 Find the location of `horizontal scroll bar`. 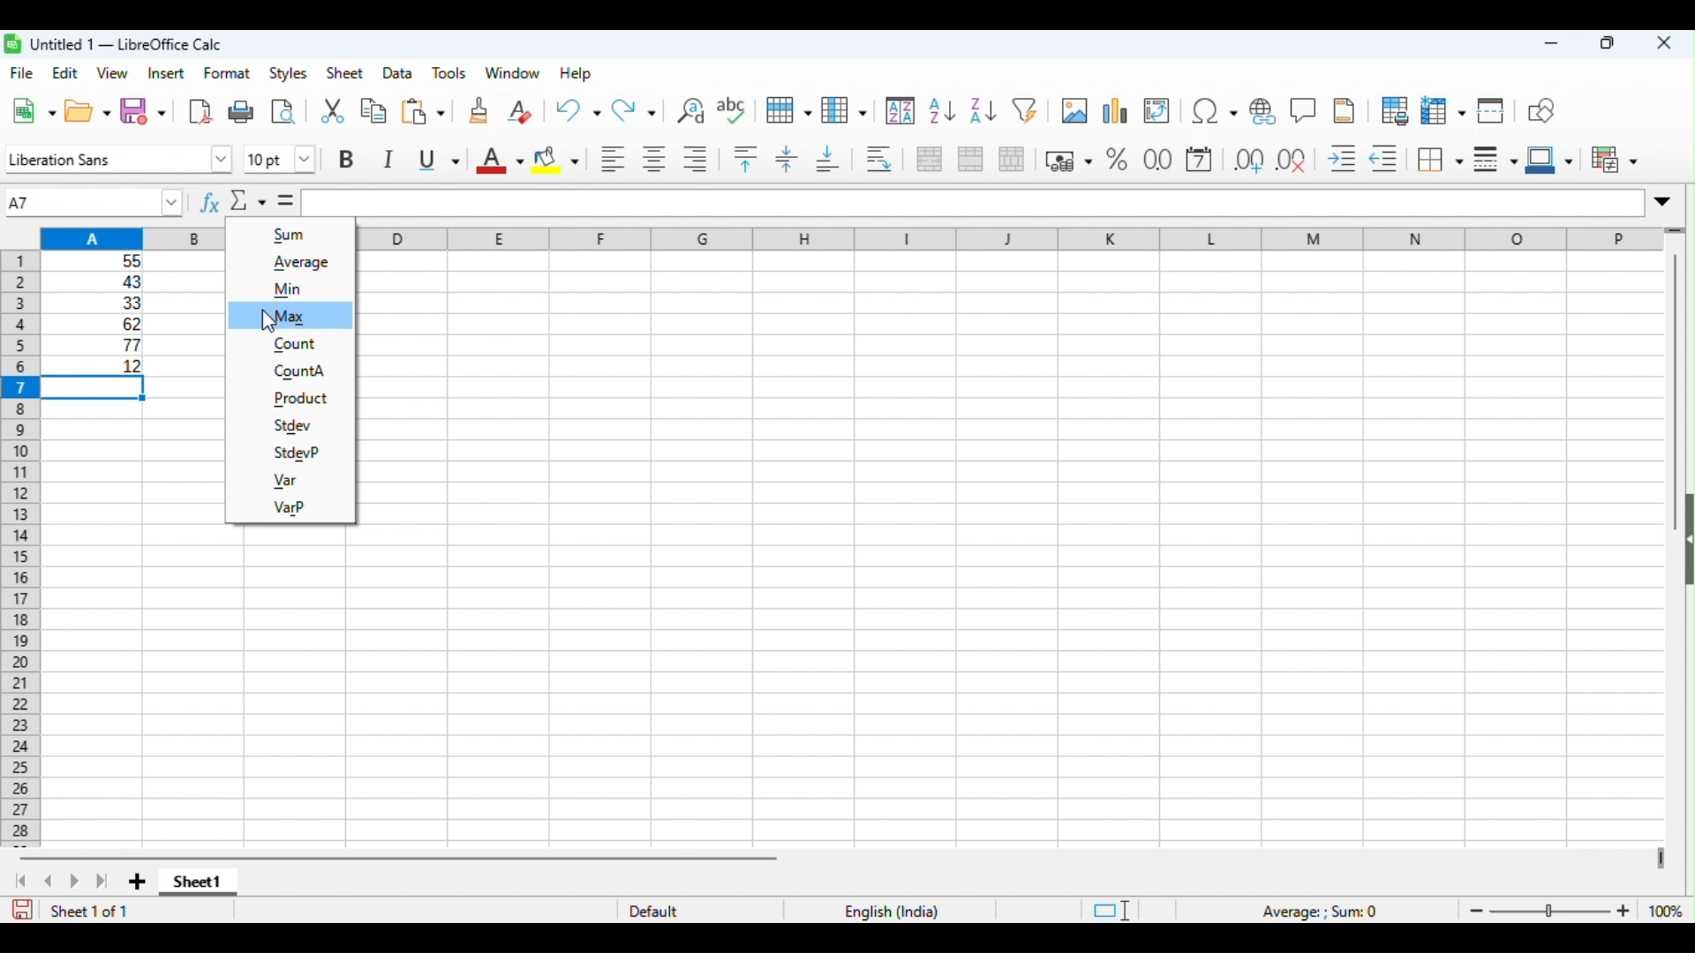

horizontal scroll bar is located at coordinates (402, 858).